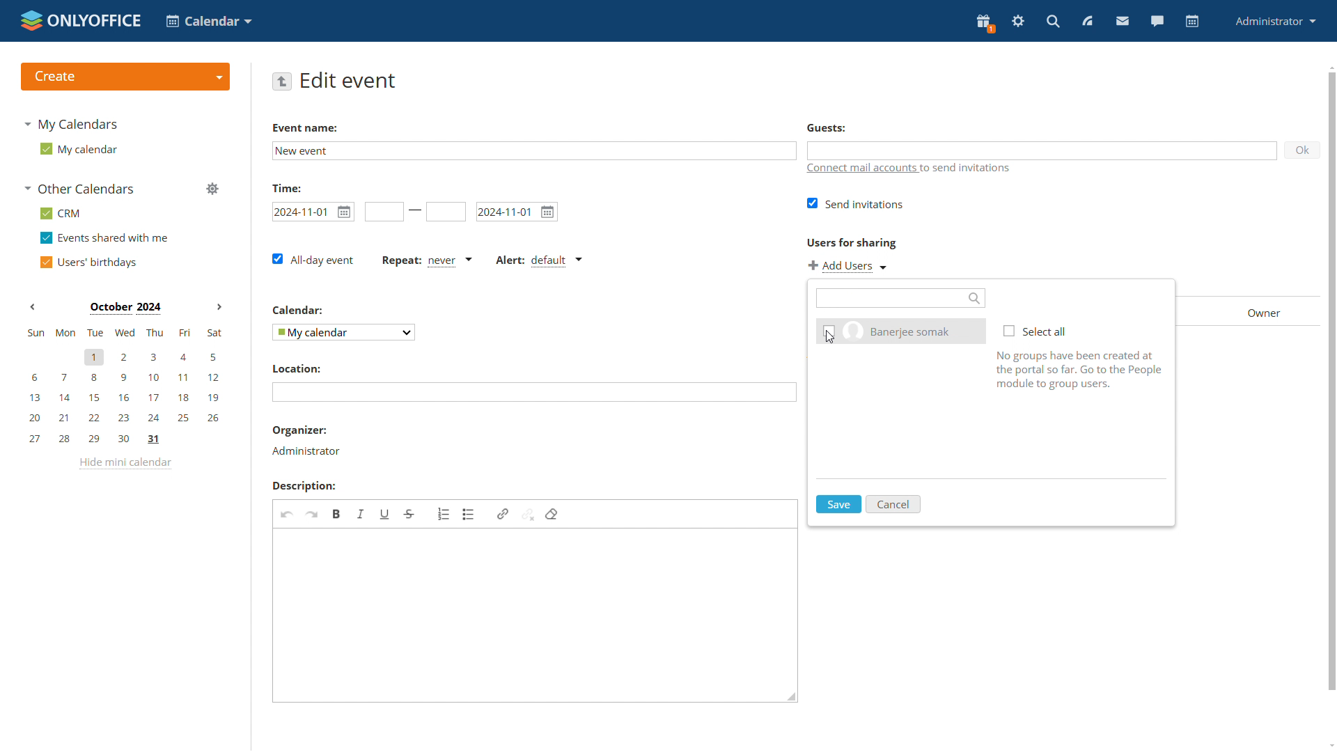 The width and height of the screenshot is (1337, 752). Describe the element at coordinates (77, 126) in the screenshot. I see `my calendars` at that location.